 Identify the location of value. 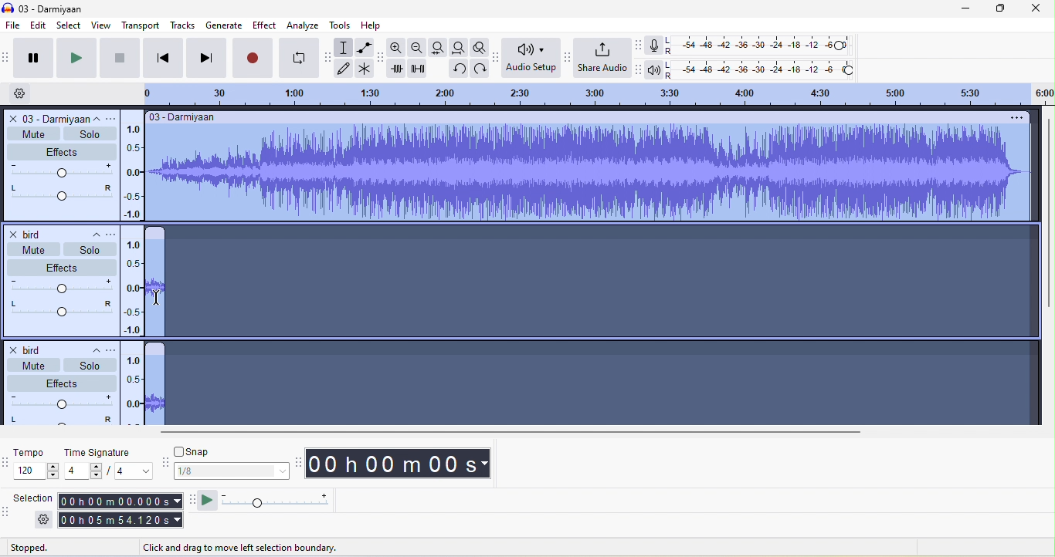
(130, 474).